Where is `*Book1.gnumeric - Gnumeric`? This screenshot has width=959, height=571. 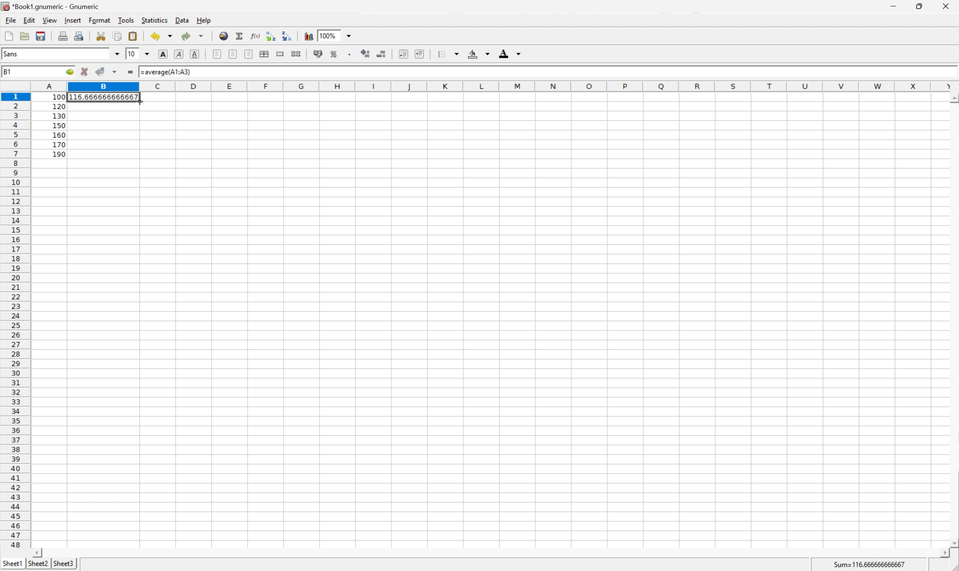 *Book1.gnumeric - Gnumeric is located at coordinates (53, 5).